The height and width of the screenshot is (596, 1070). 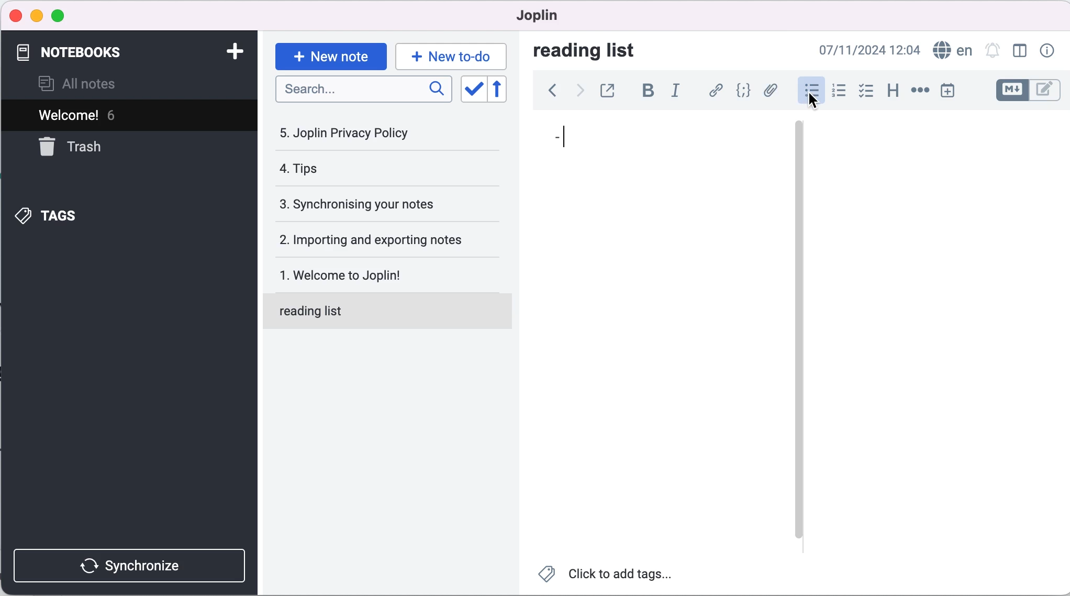 What do you see at coordinates (116, 52) in the screenshot?
I see `notebooks` at bounding box center [116, 52].